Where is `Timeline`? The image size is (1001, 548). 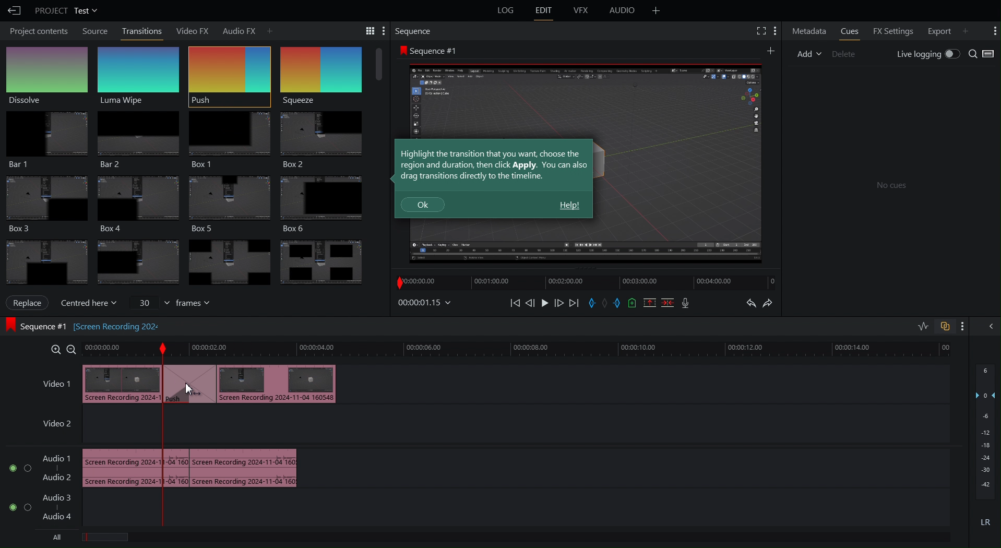 Timeline is located at coordinates (576, 284).